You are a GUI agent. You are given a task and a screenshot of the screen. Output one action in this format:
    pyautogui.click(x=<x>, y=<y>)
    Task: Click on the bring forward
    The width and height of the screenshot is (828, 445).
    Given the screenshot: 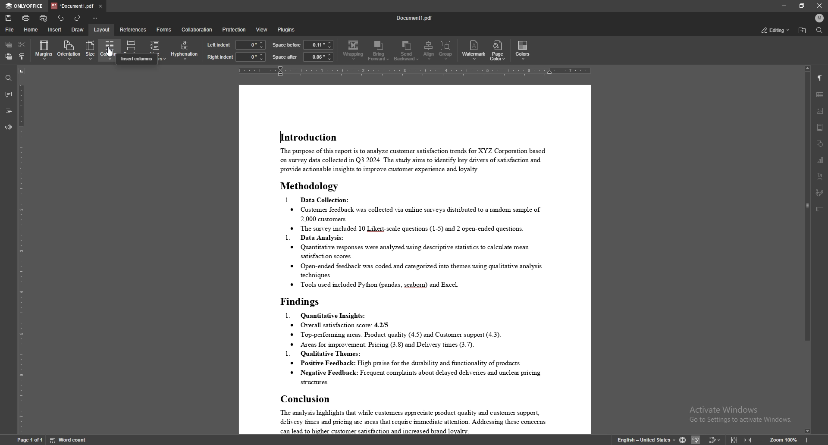 What is the action you would take?
    pyautogui.click(x=379, y=50)
    